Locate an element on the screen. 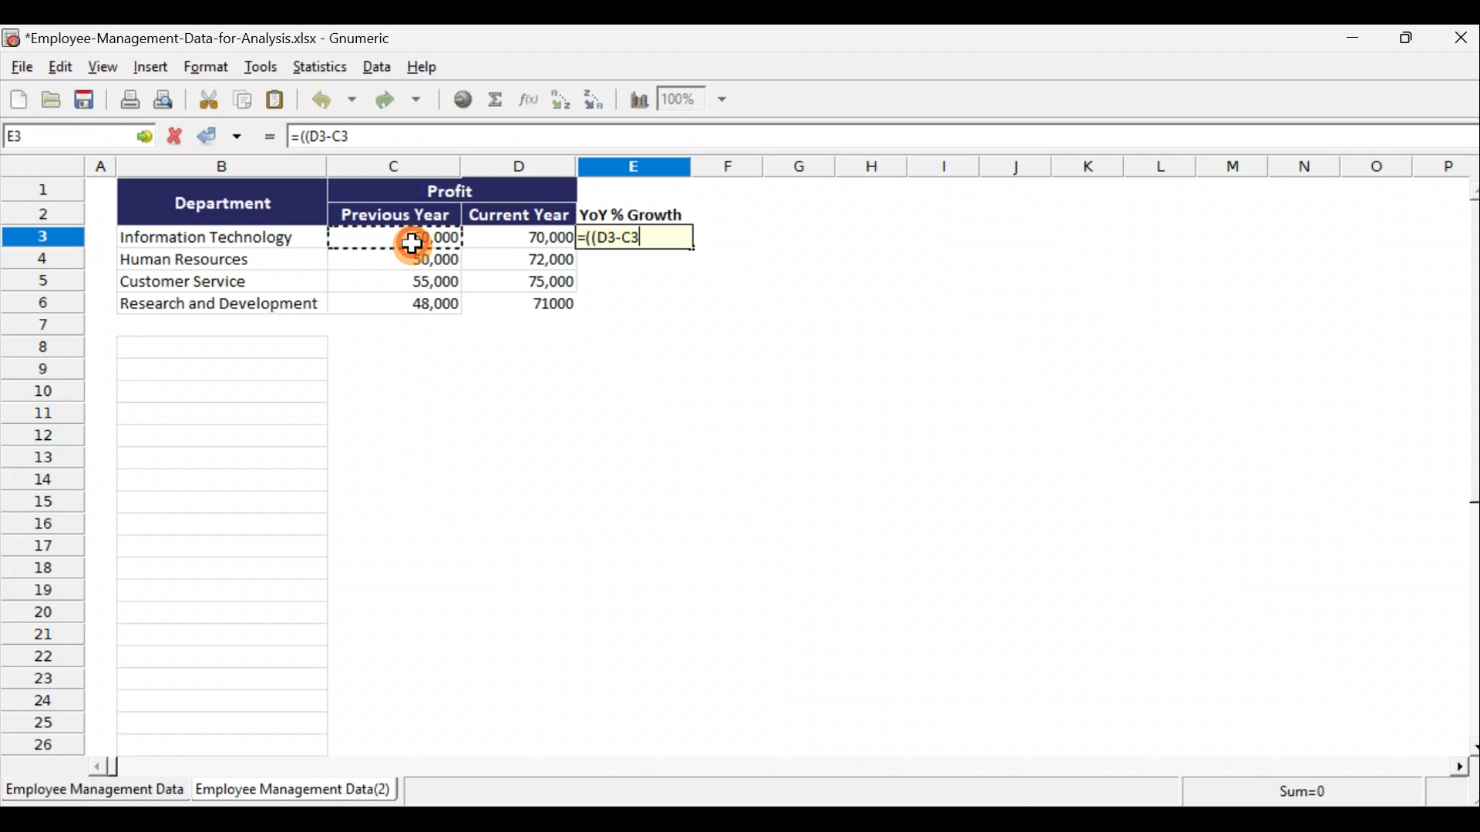 Image resolution: width=1480 pixels, height=832 pixels. Enter formula is located at coordinates (267, 139).